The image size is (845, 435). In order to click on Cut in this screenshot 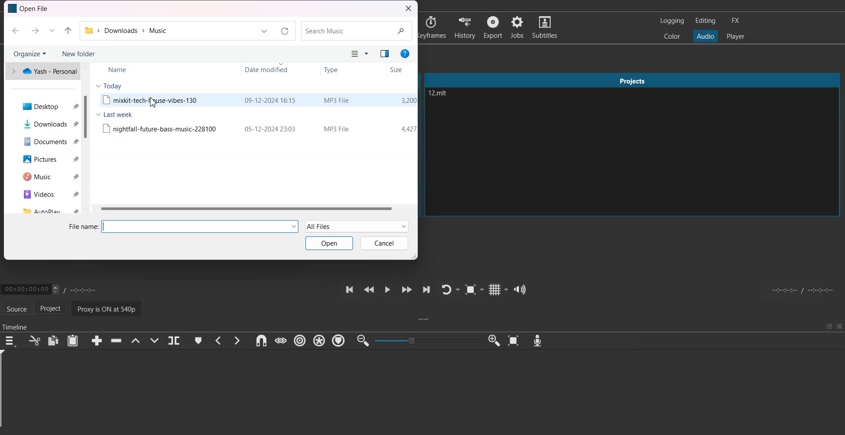, I will do `click(33, 341)`.